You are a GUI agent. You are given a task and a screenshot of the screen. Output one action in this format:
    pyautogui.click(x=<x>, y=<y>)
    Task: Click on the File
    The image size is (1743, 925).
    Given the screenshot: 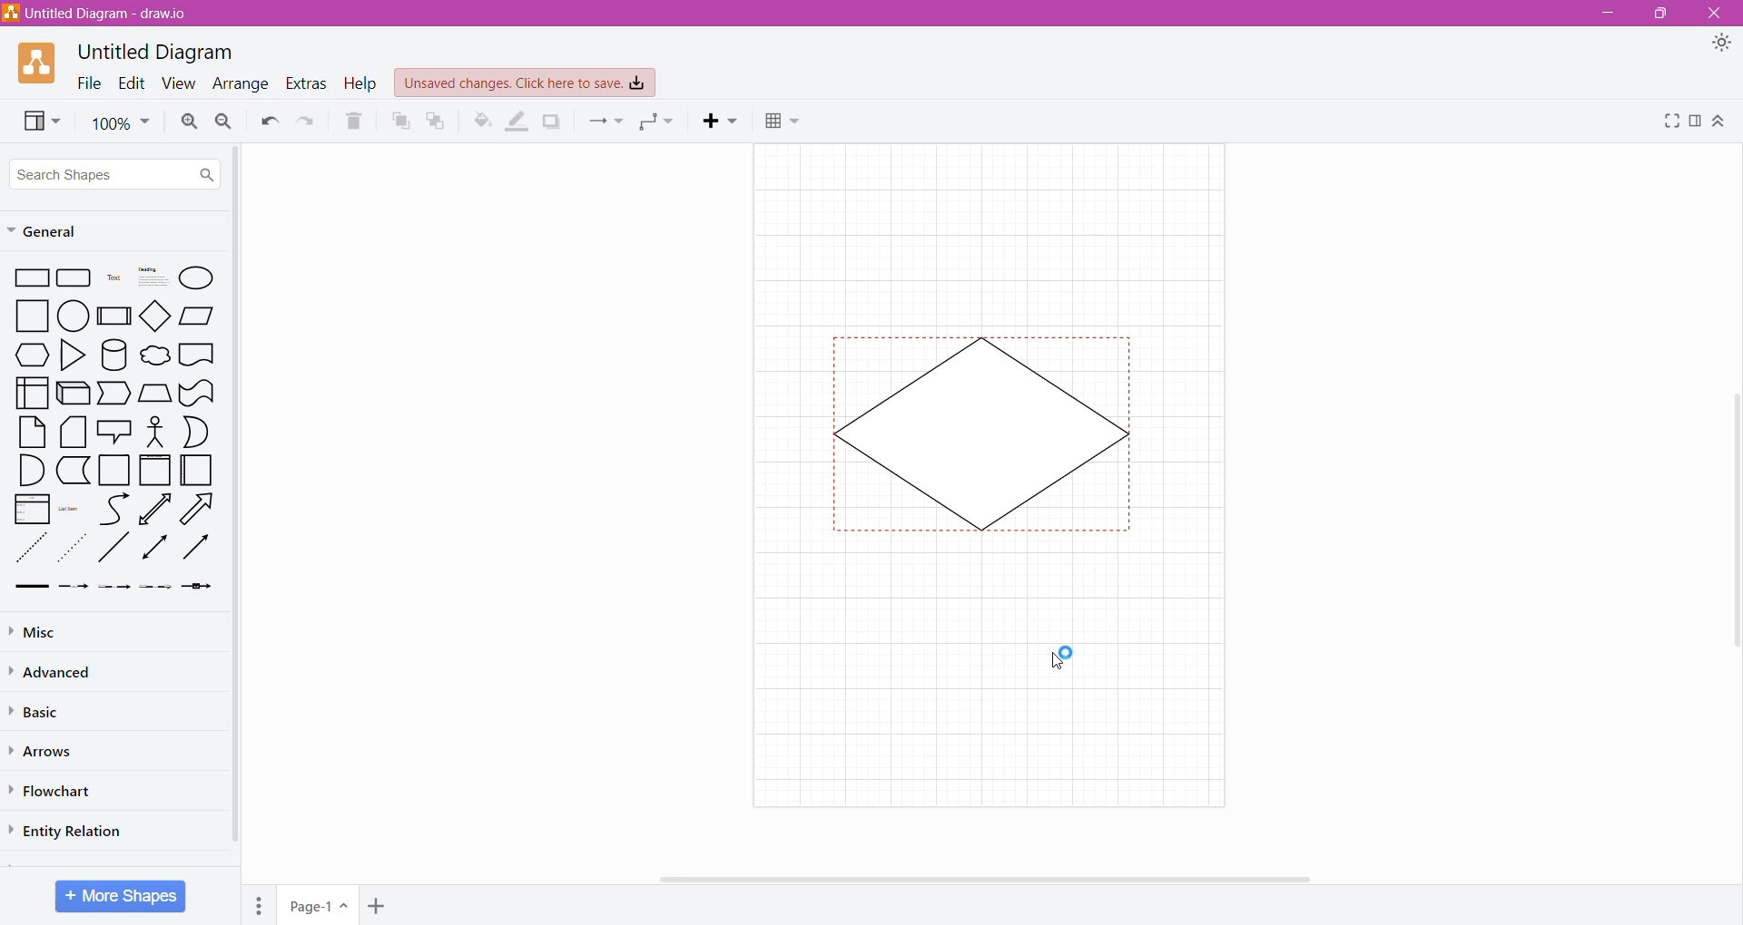 What is the action you would take?
    pyautogui.click(x=88, y=83)
    